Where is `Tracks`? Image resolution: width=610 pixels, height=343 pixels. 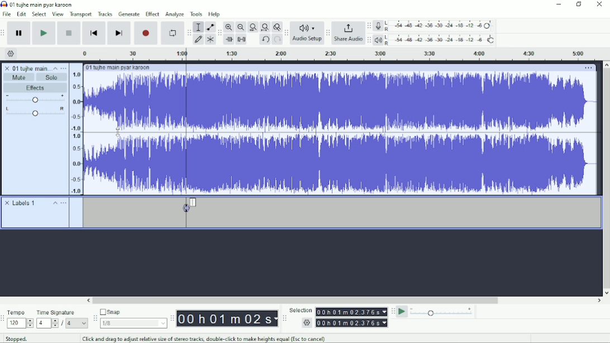 Tracks is located at coordinates (106, 14).